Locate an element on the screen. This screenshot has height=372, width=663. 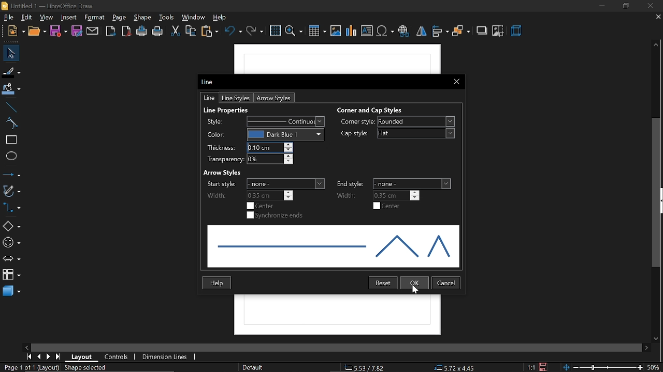
cap style is located at coordinates (354, 134).